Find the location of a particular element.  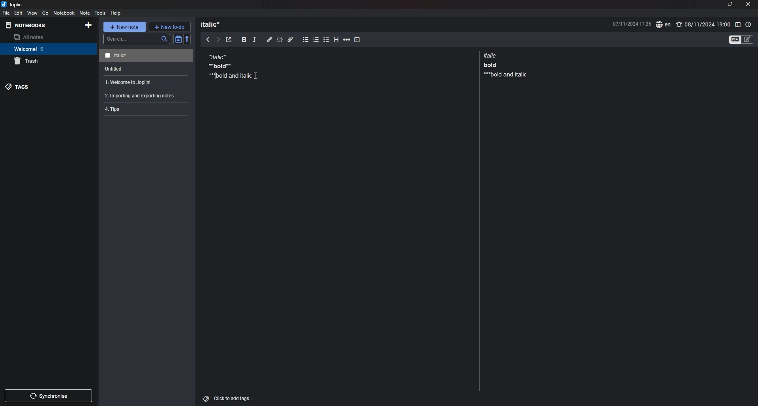

help is located at coordinates (116, 13).